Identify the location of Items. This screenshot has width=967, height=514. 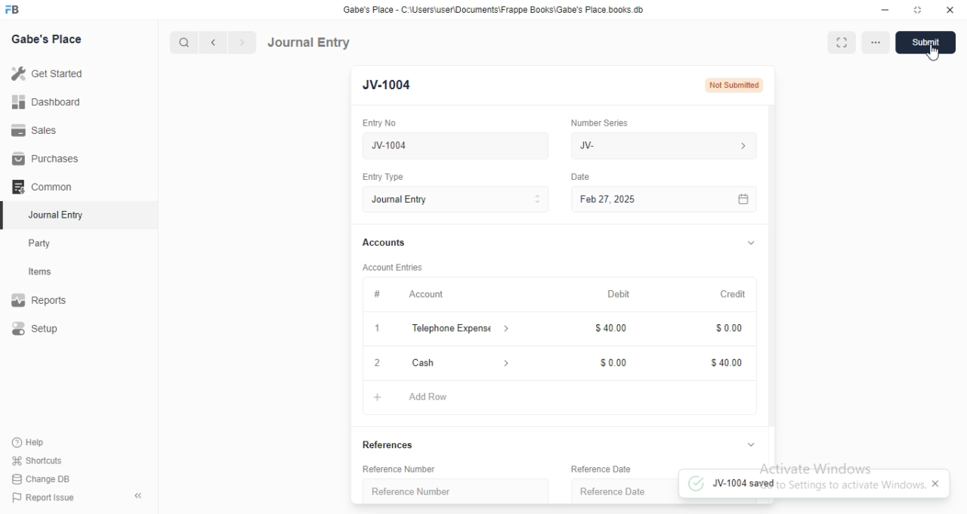
(42, 272).